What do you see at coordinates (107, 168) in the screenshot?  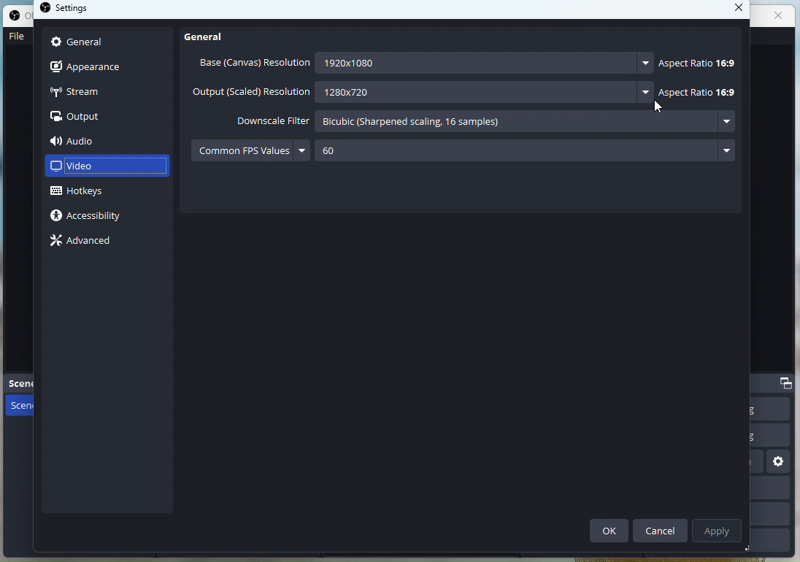 I see `Video` at bounding box center [107, 168].